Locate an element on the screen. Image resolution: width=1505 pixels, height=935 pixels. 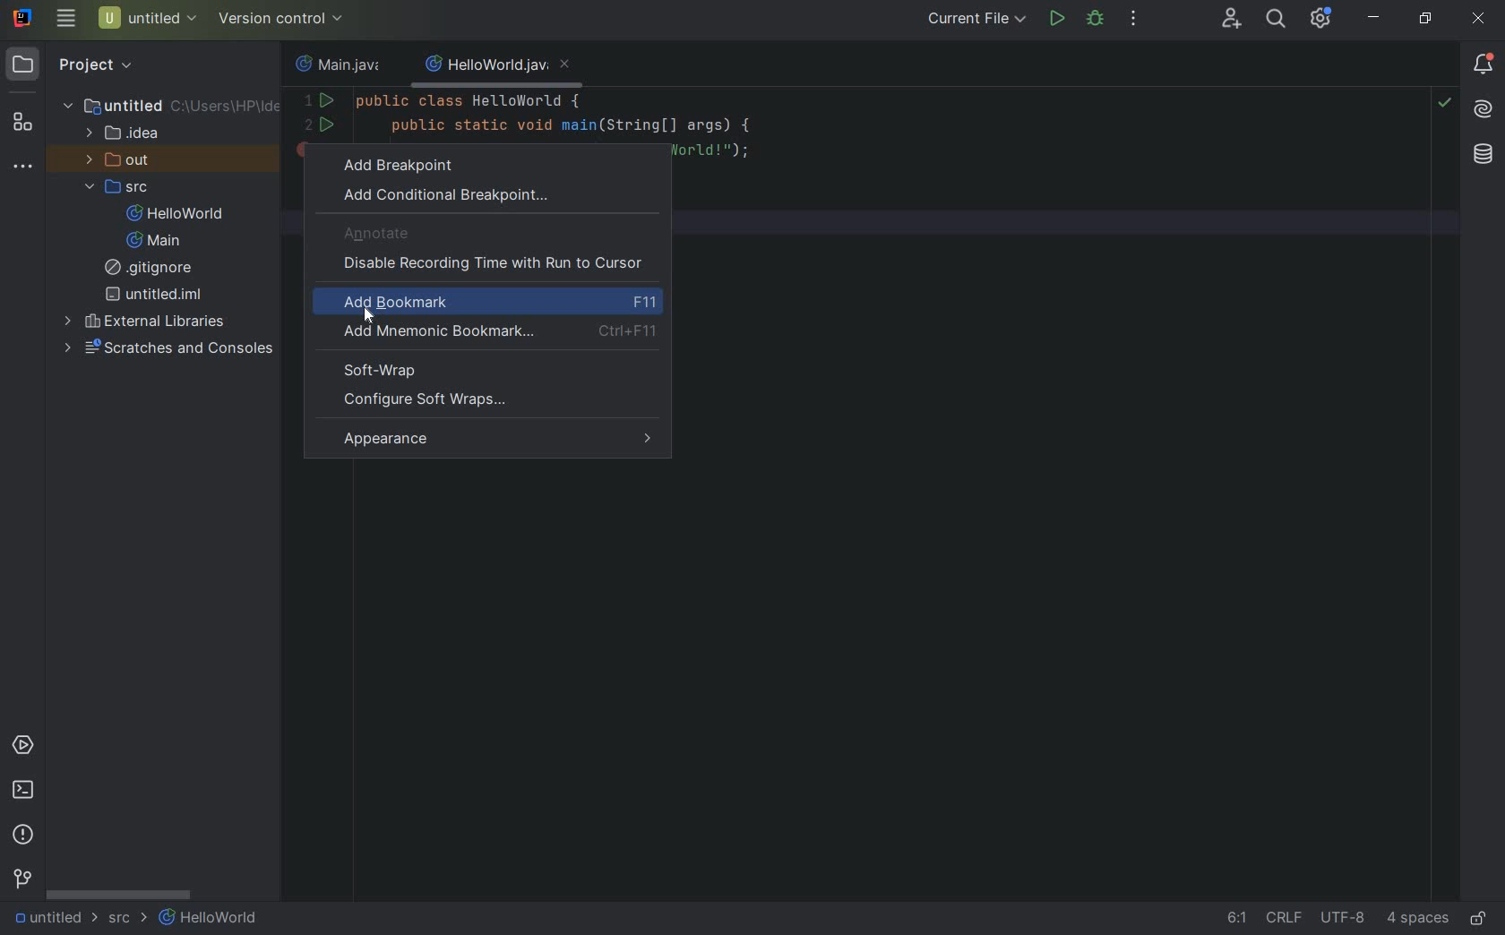
notifications is located at coordinates (1483, 64).